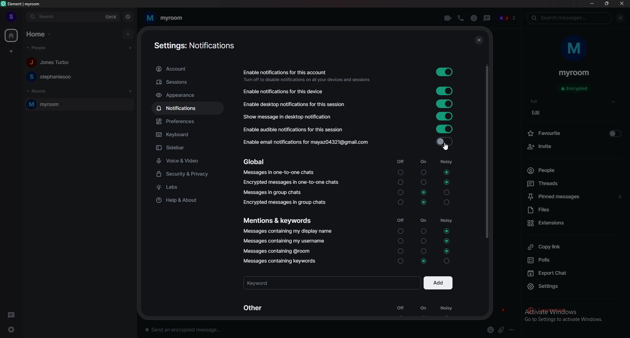 Image resolution: width=630 pixels, height=338 pixels. I want to click on settings, so click(14, 329).